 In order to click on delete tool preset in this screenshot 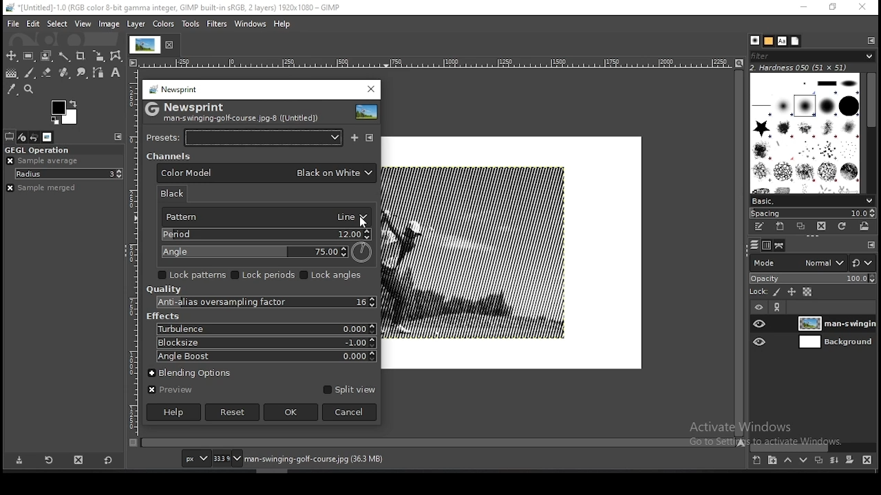, I will do `click(78, 460)`.